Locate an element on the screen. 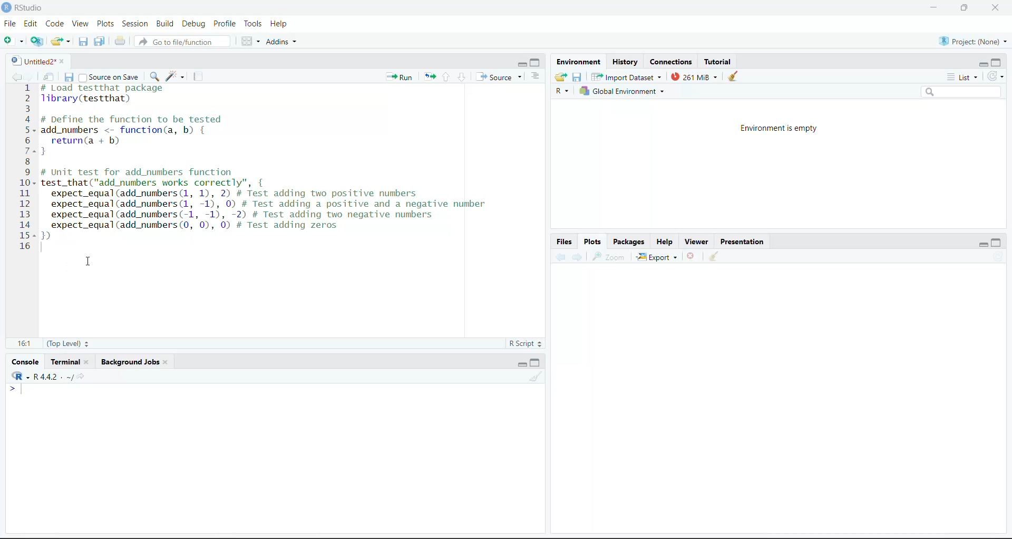  close is located at coordinates (996, 8).